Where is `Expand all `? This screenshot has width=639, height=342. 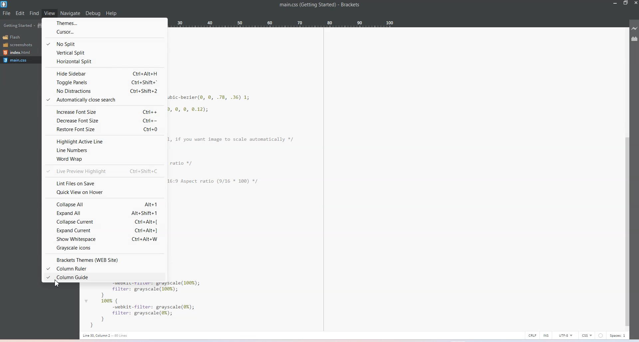 Expand all  is located at coordinates (104, 213).